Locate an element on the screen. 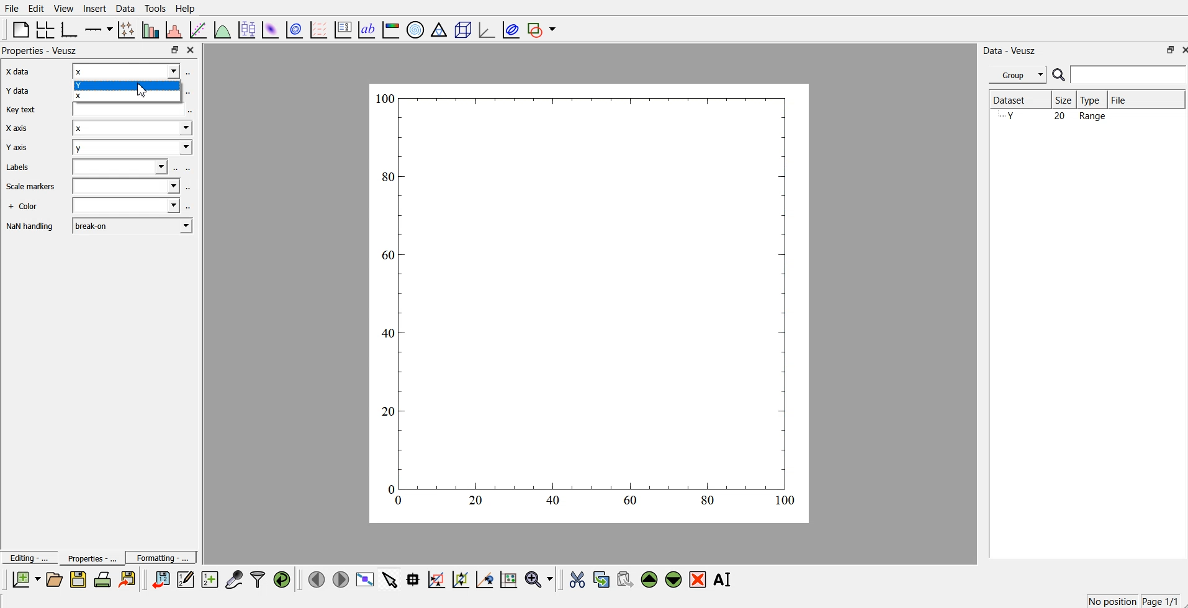 The image size is (1188, 608). Group is located at coordinates (1015, 75).